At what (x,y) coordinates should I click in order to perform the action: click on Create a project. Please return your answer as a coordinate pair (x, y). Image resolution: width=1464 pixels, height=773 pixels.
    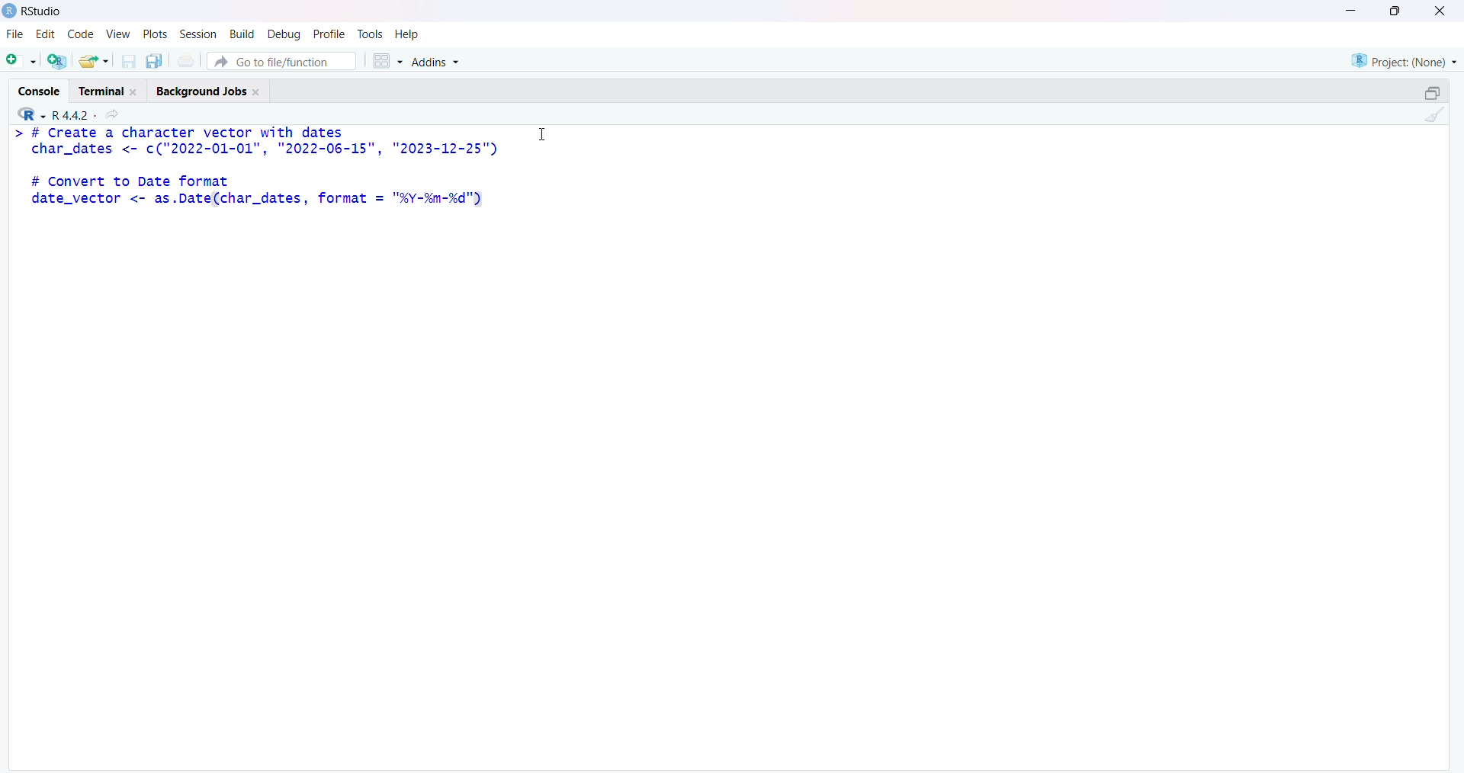
    Looking at the image, I should click on (60, 59).